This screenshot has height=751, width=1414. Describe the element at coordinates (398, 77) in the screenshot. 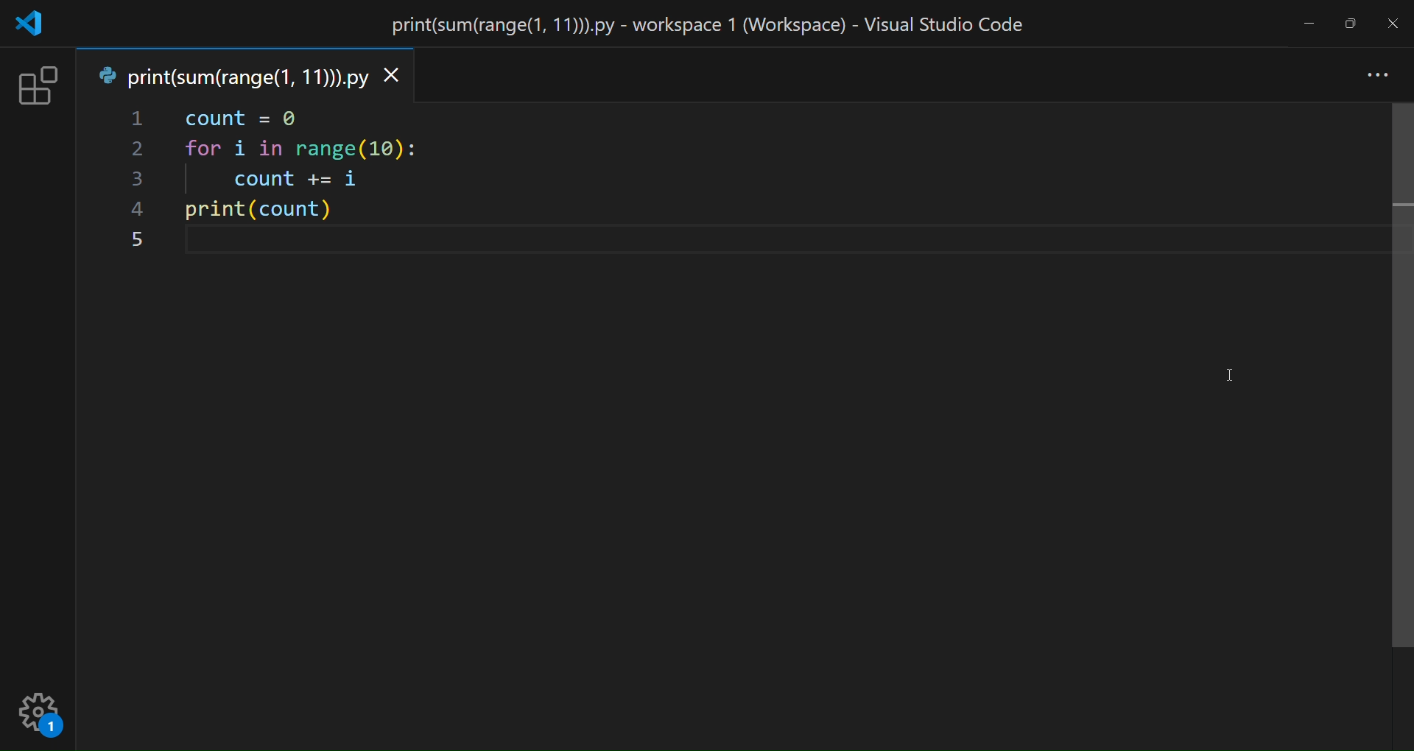

I see `close tab` at that location.